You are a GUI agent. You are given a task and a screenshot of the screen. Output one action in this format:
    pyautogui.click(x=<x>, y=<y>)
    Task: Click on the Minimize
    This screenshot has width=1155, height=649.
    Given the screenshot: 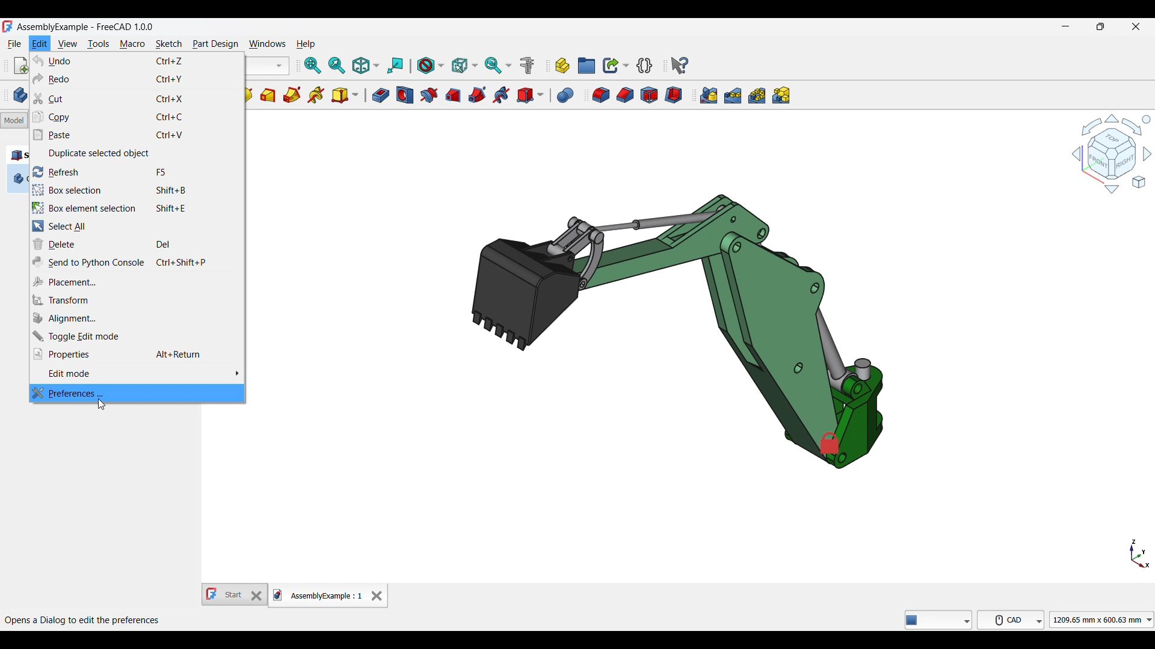 What is the action you would take?
    pyautogui.click(x=1066, y=26)
    